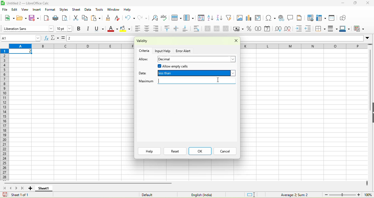  What do you see at coordinates (46, 38) in the screenshot?
I see `function wizard` at bounding box center [46, 38].